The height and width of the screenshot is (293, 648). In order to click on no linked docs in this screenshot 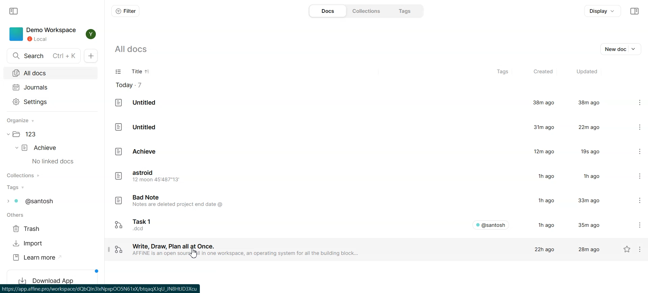, I will do `click(54, 162)`.